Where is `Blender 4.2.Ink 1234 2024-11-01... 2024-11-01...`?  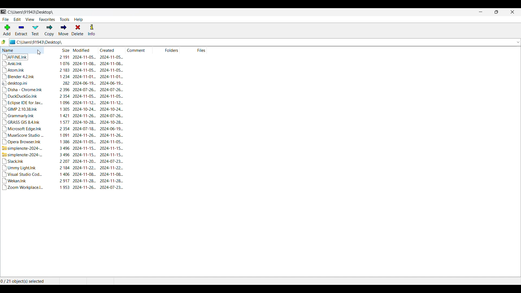
Blender 4.2.Ink 1234 2024-11-01... 2024-11-01... is located at coordinates (63, 77).